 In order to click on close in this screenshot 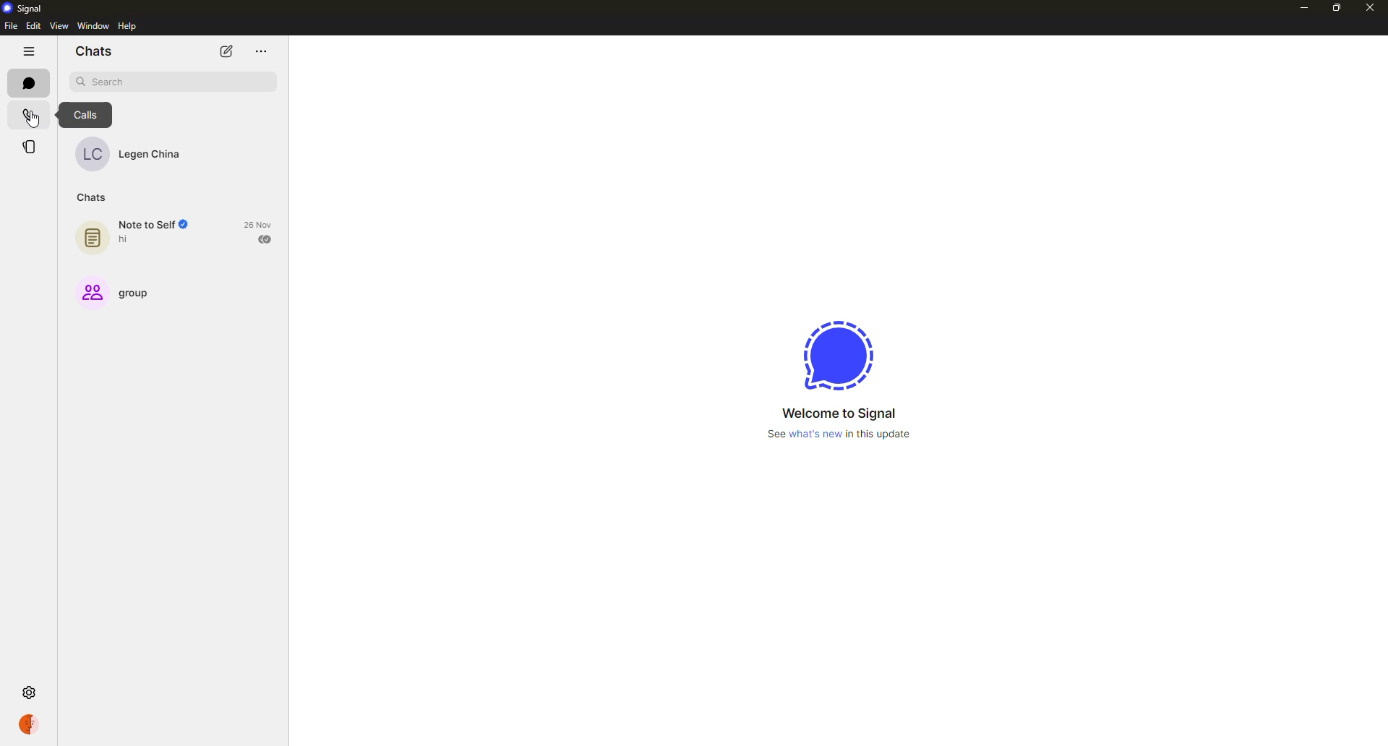, I will do `click(1371, 7)`.